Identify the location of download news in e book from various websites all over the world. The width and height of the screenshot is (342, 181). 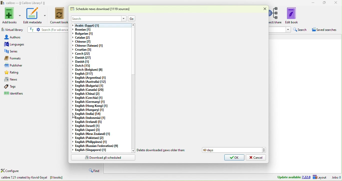
(50, 178).